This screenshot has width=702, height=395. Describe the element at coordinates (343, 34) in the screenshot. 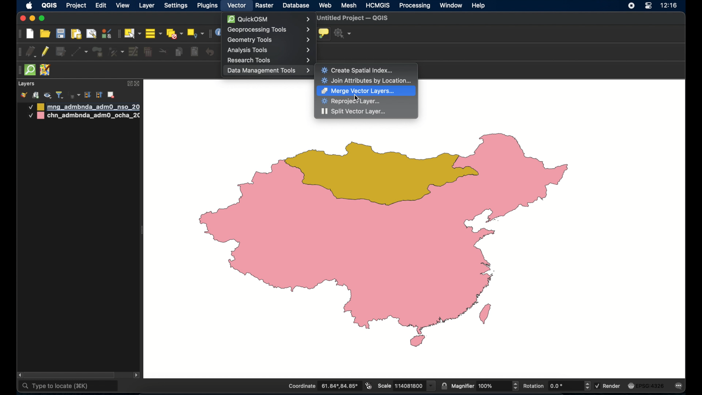

I see `no action selected` at that location.